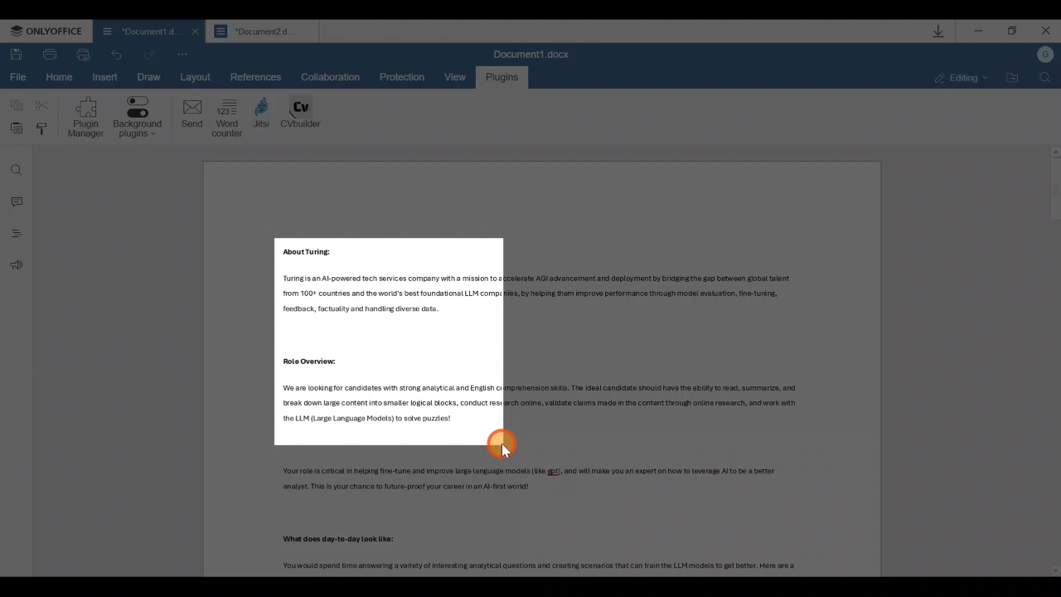 The width and height of the screenshot is (1061, 597). What do you see at coordinates (264, 33) in the screenshot?
I see `Document2 d...` at bounding box center [264, 33].